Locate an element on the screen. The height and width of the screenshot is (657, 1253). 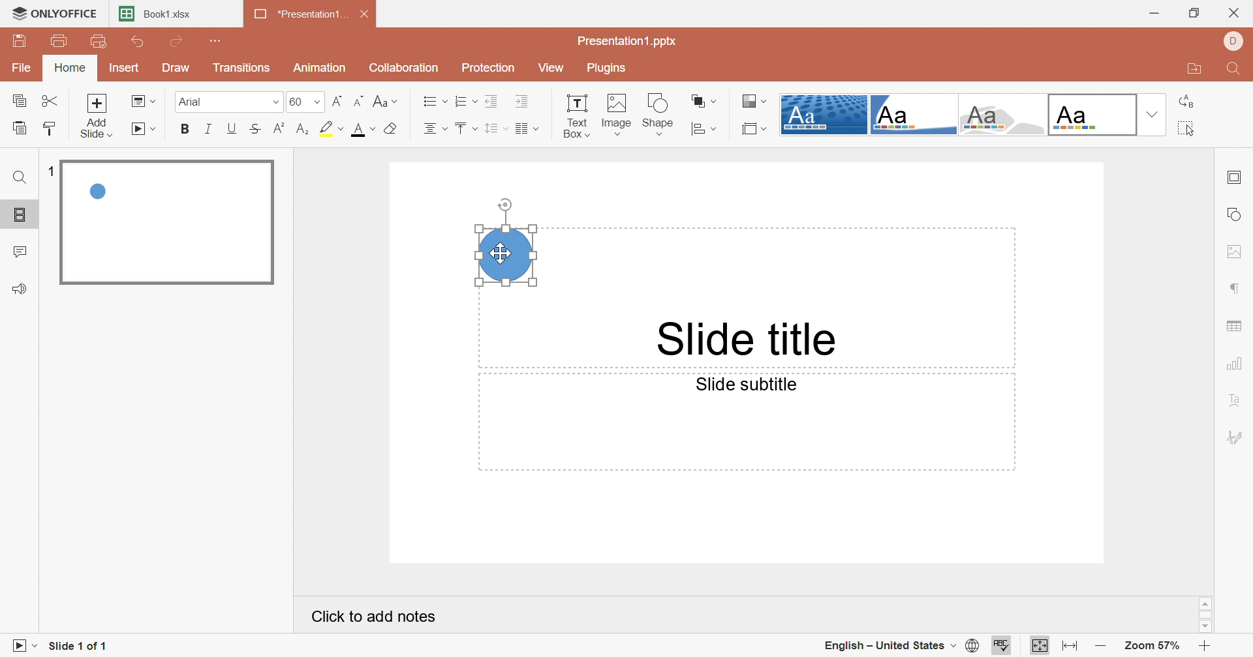
Book1.xlsx is located at coordinates (156, 13).